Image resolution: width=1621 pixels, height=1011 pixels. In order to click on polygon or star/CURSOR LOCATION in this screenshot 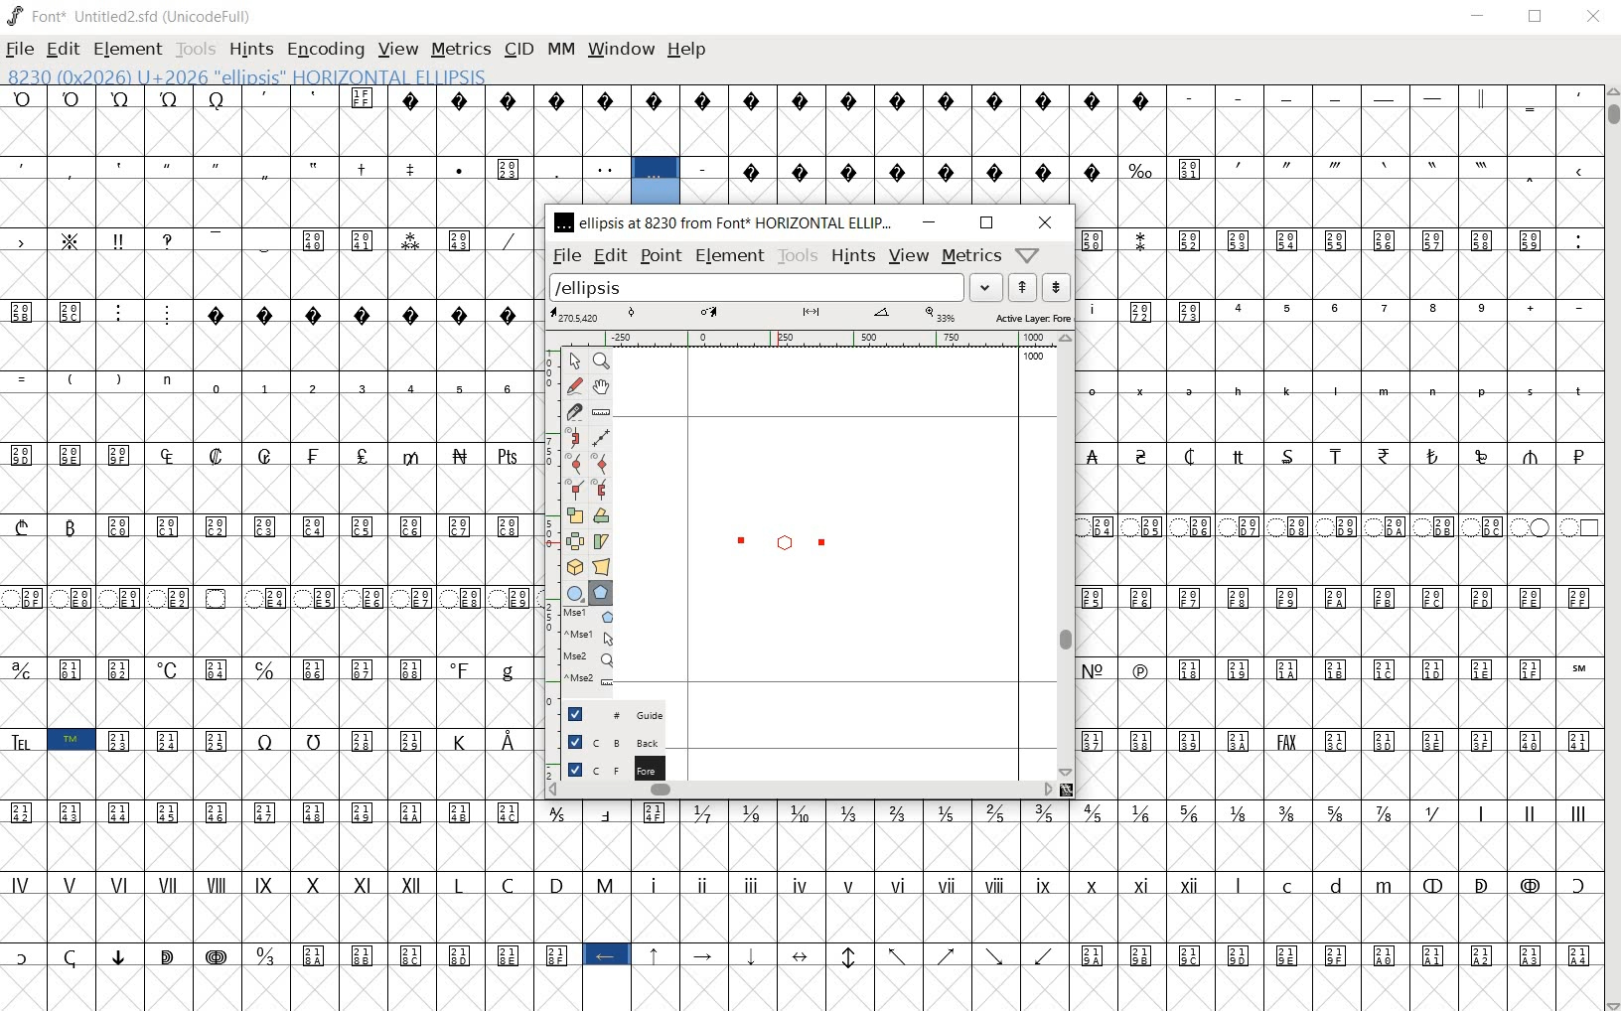, I will do `click(785, 542)`.